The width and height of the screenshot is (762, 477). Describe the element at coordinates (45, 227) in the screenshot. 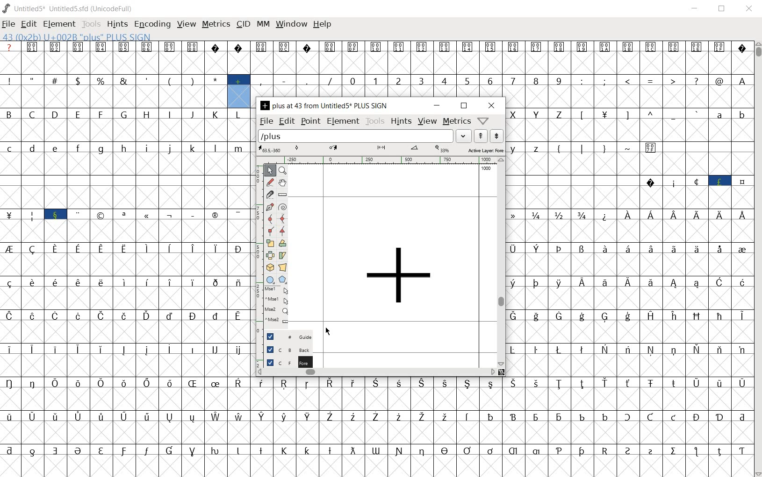

I see `special characters` at that location.